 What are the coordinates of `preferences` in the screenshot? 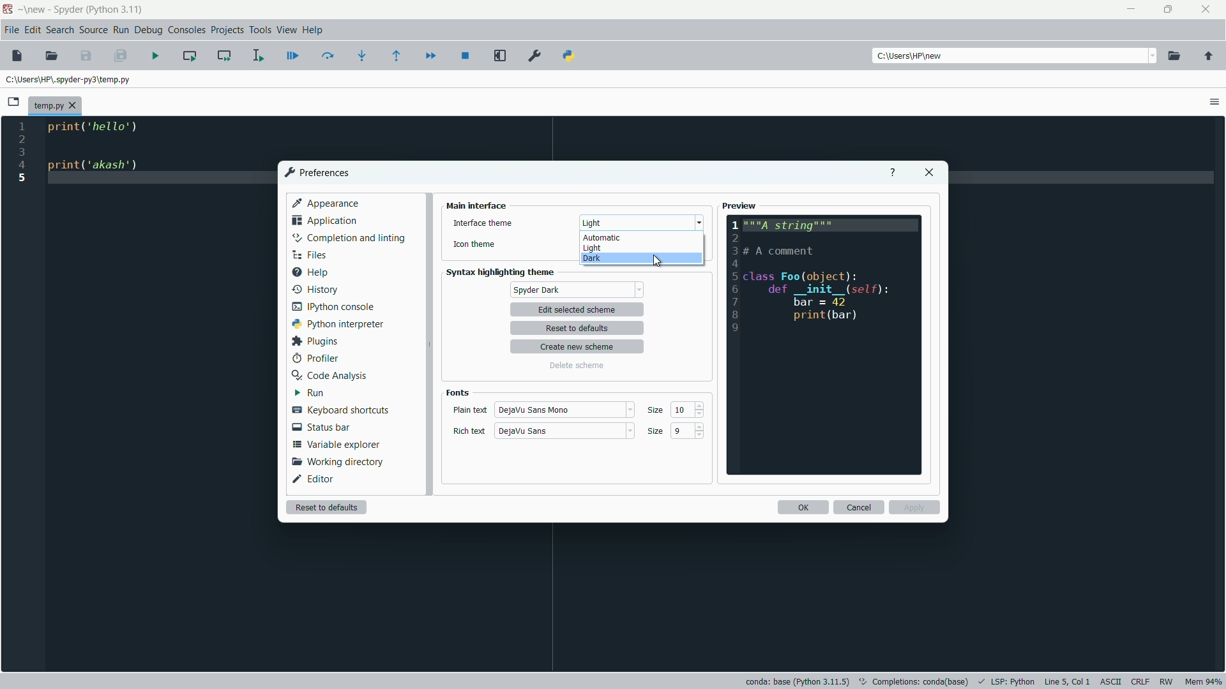 It's located at (534, 56).